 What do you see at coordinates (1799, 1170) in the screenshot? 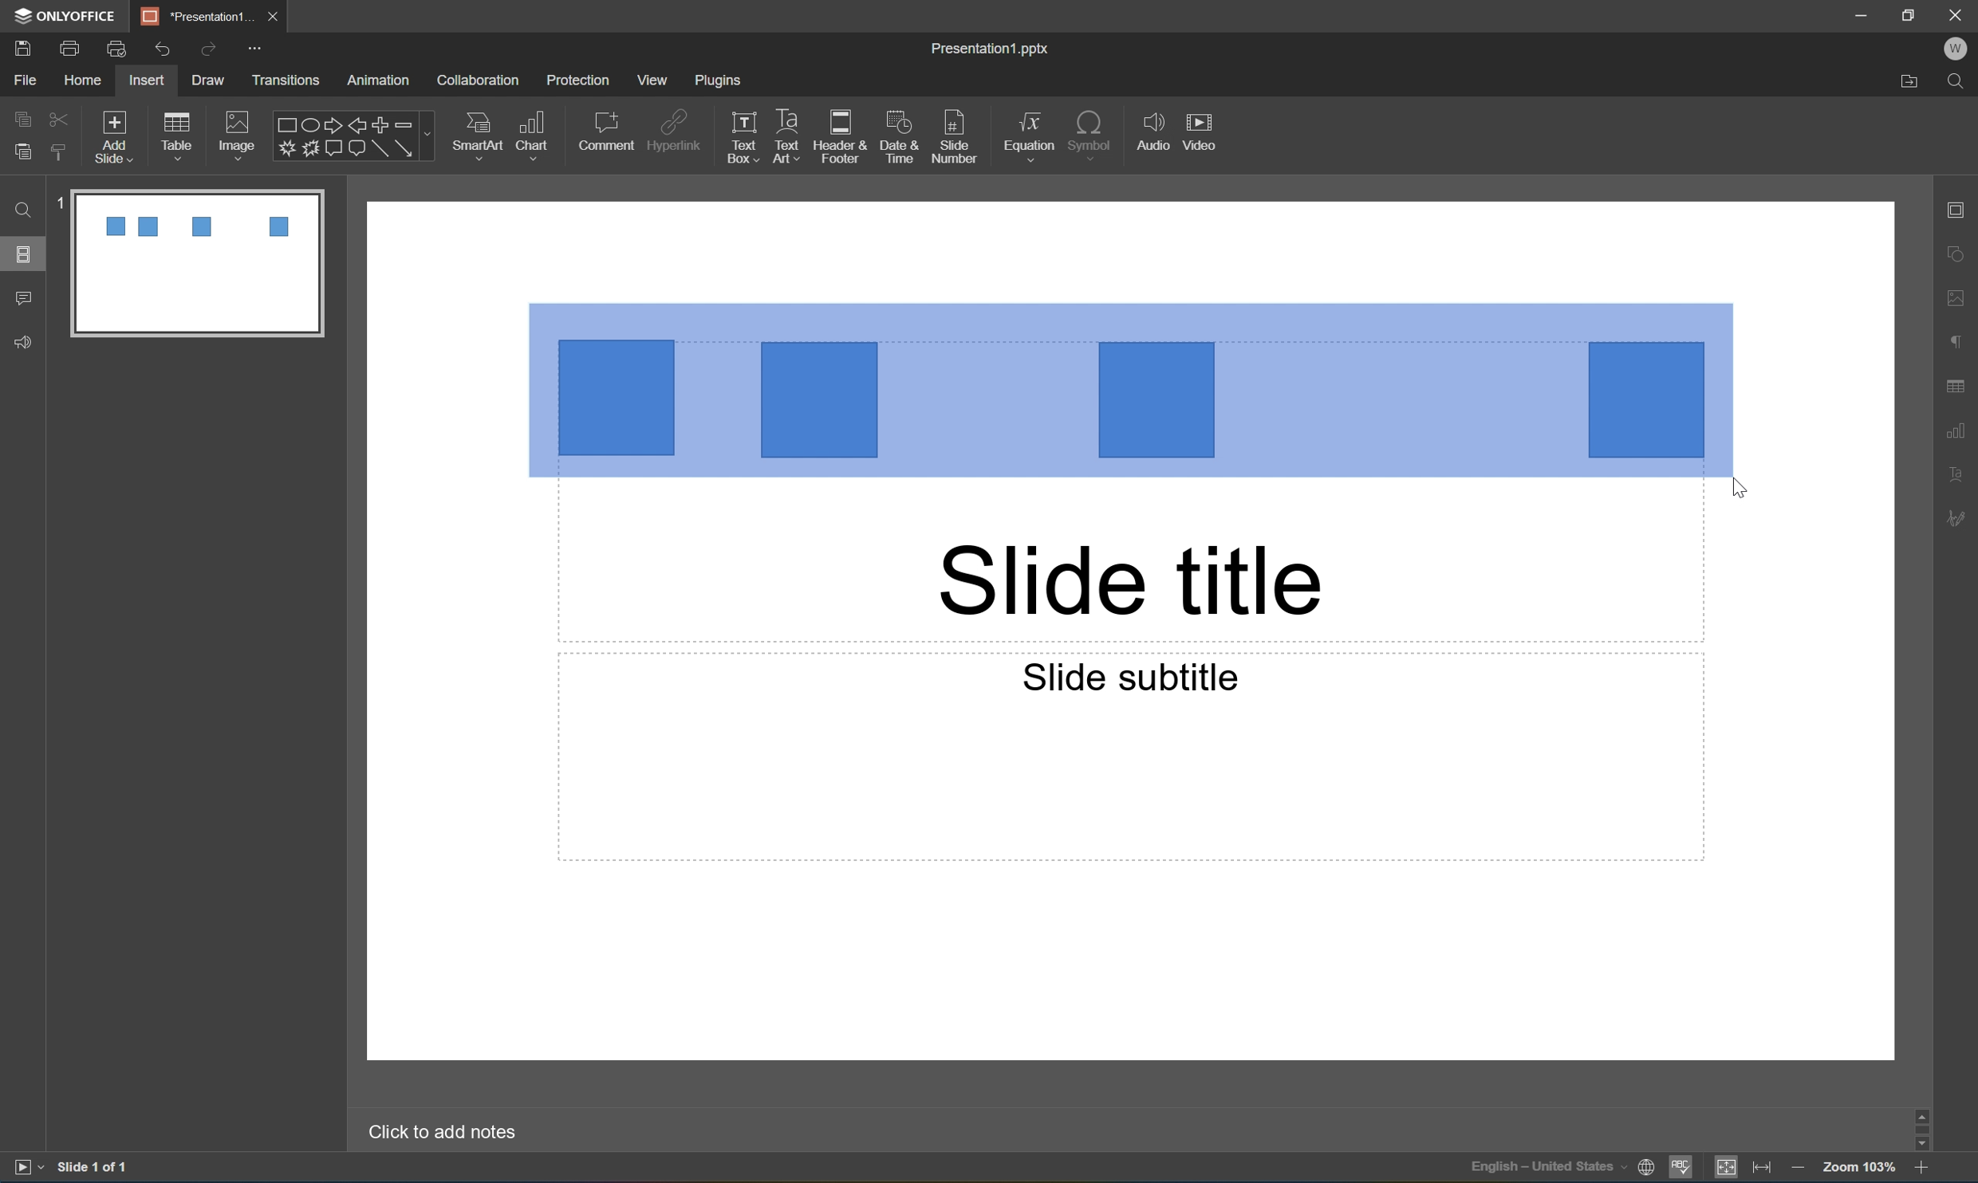
I see `zoom out` at bounding box center [1799, 1170].